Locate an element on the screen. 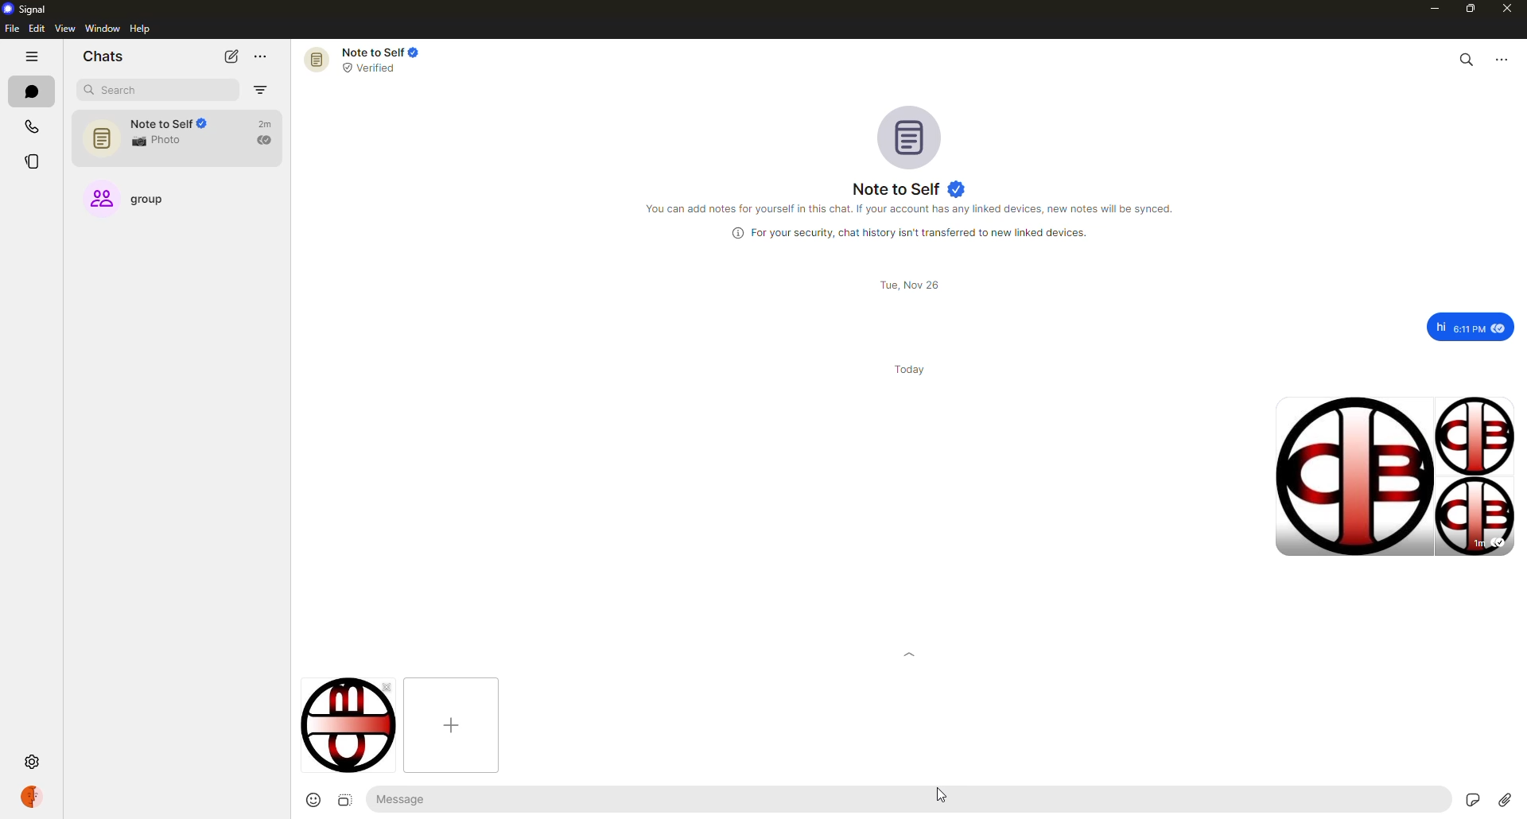  note to self is located at coordinates (180, 134).